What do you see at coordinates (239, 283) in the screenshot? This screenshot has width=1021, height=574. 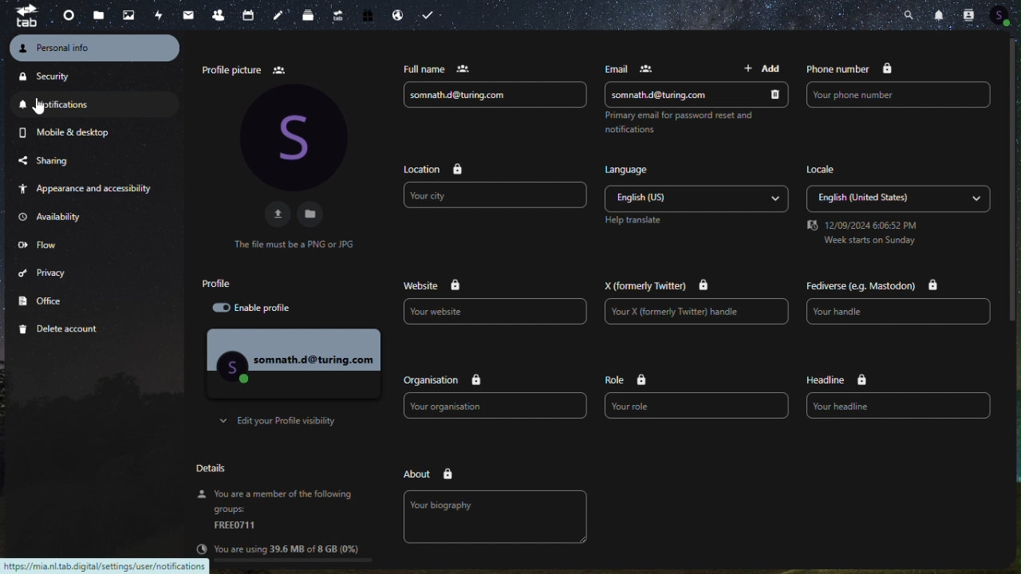 I see `profile` at bounding box center [239, 283].